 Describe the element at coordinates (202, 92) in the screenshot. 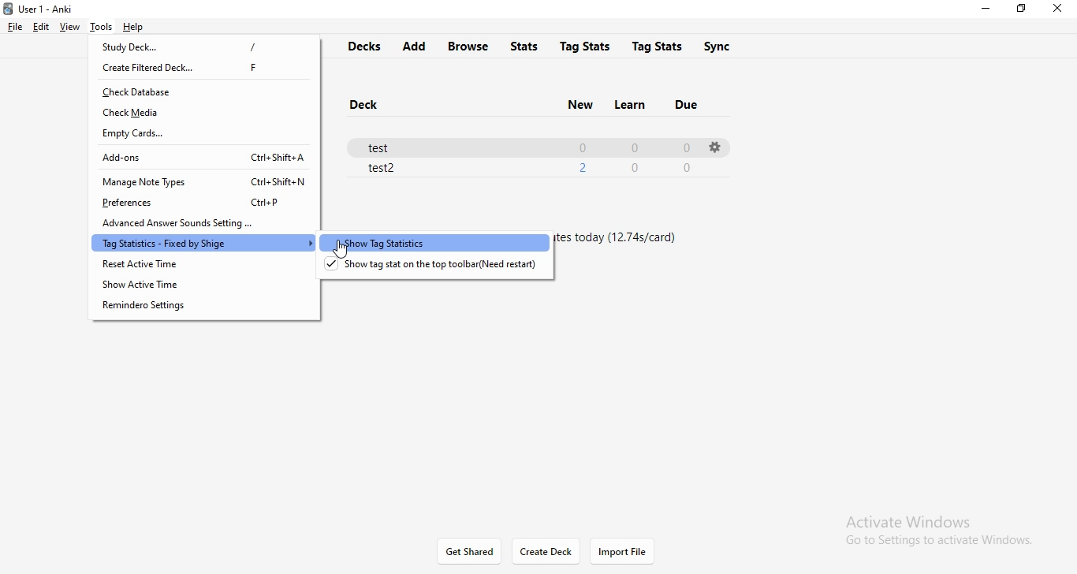

I see `check database` at that location.